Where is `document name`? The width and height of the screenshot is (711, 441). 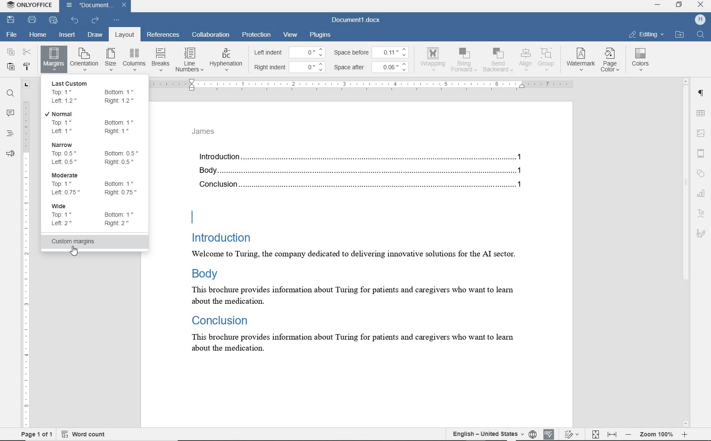 document name is located at coordinates (356, 20).